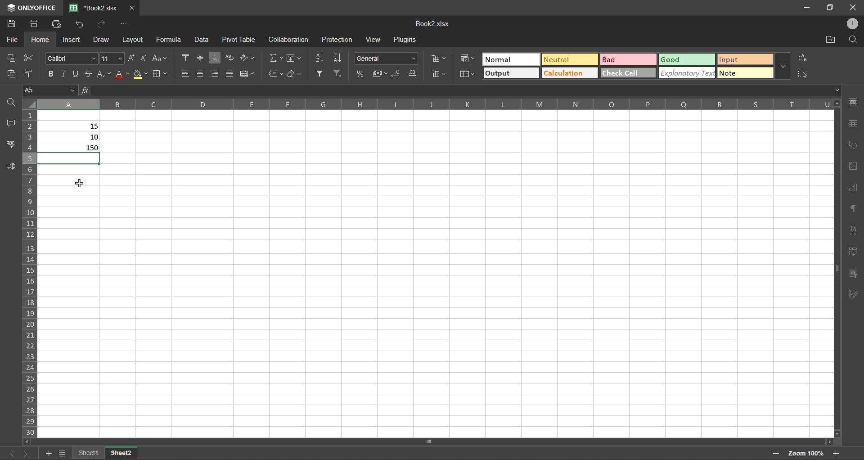 Image resolution: width=864 pixels, height=460 pixels. Describe the element at coordinates (250, 75) in the screenshot. I see `merge and center` at that location.